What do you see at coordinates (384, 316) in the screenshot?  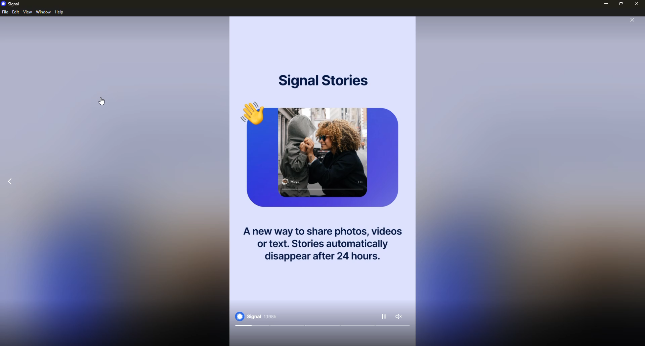 I see `pause` at bounding box center [384, 316].